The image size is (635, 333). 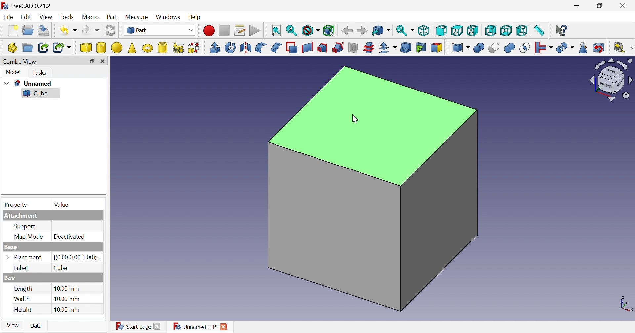 What do you see at coordinates (42, 47) in the screenshot?
I see `Make link` at bounding box center [42, 47].